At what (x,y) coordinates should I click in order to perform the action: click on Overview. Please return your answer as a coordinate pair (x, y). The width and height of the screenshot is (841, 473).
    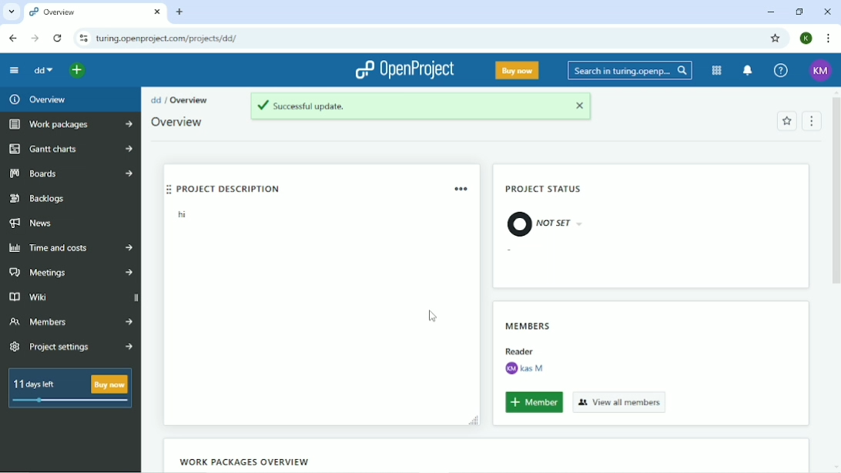
    Looking at the image, I should click on (189, 100).